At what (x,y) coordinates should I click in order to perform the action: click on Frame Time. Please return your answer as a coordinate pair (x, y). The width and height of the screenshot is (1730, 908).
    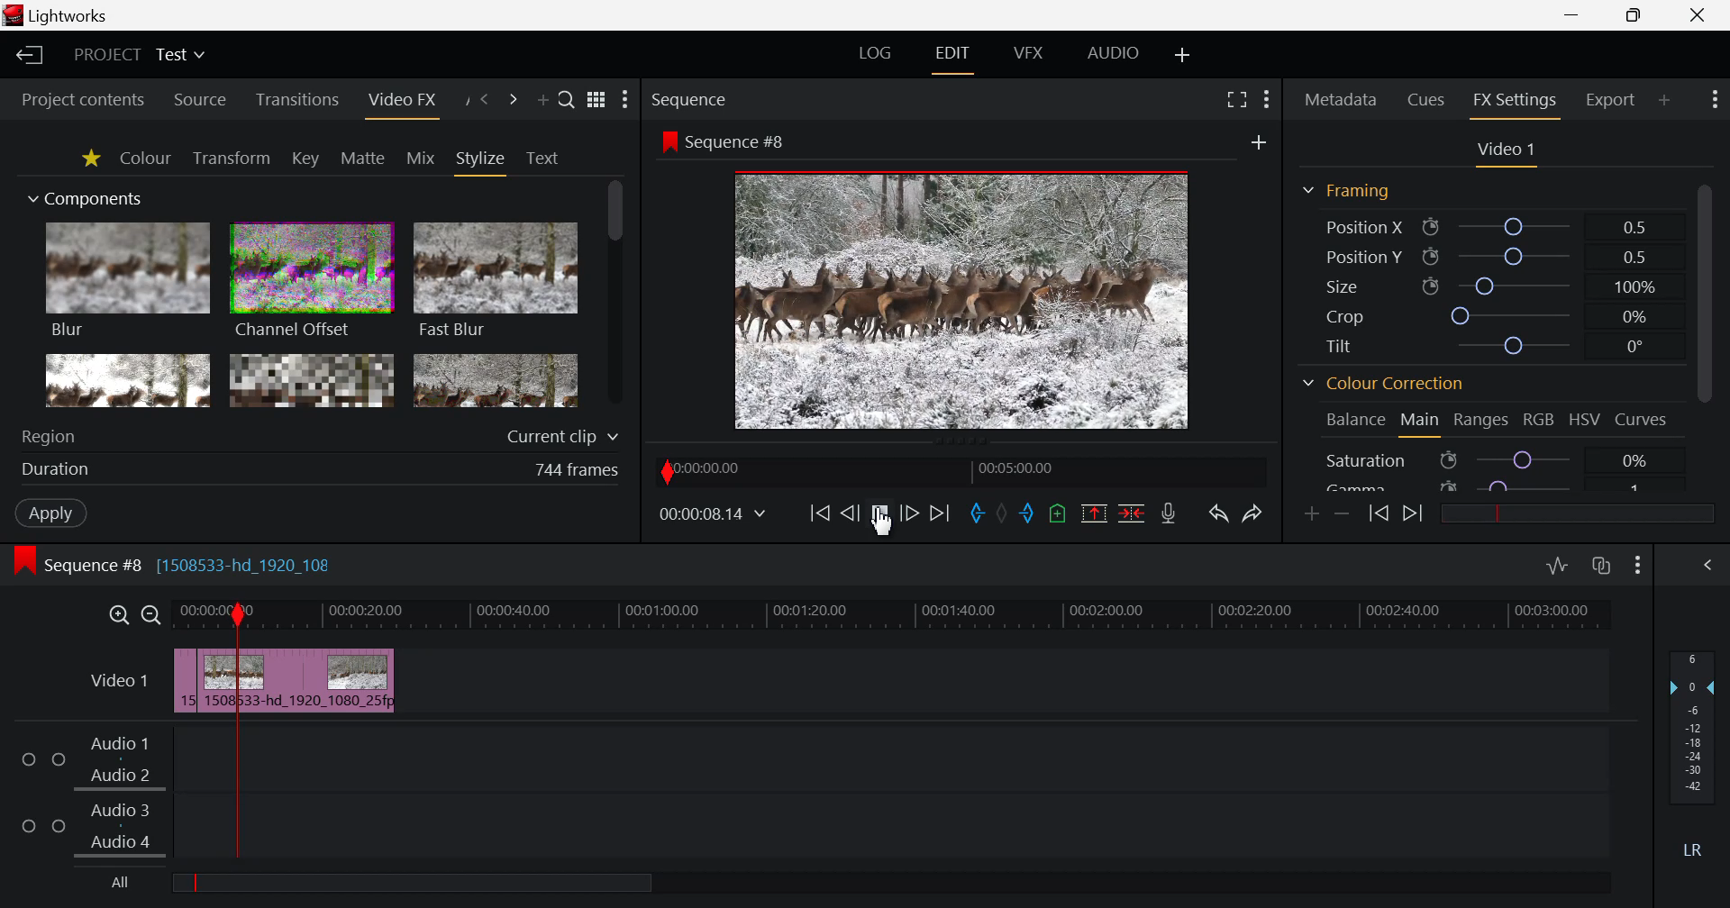
    Looking at the image, I should click on (713, 513).